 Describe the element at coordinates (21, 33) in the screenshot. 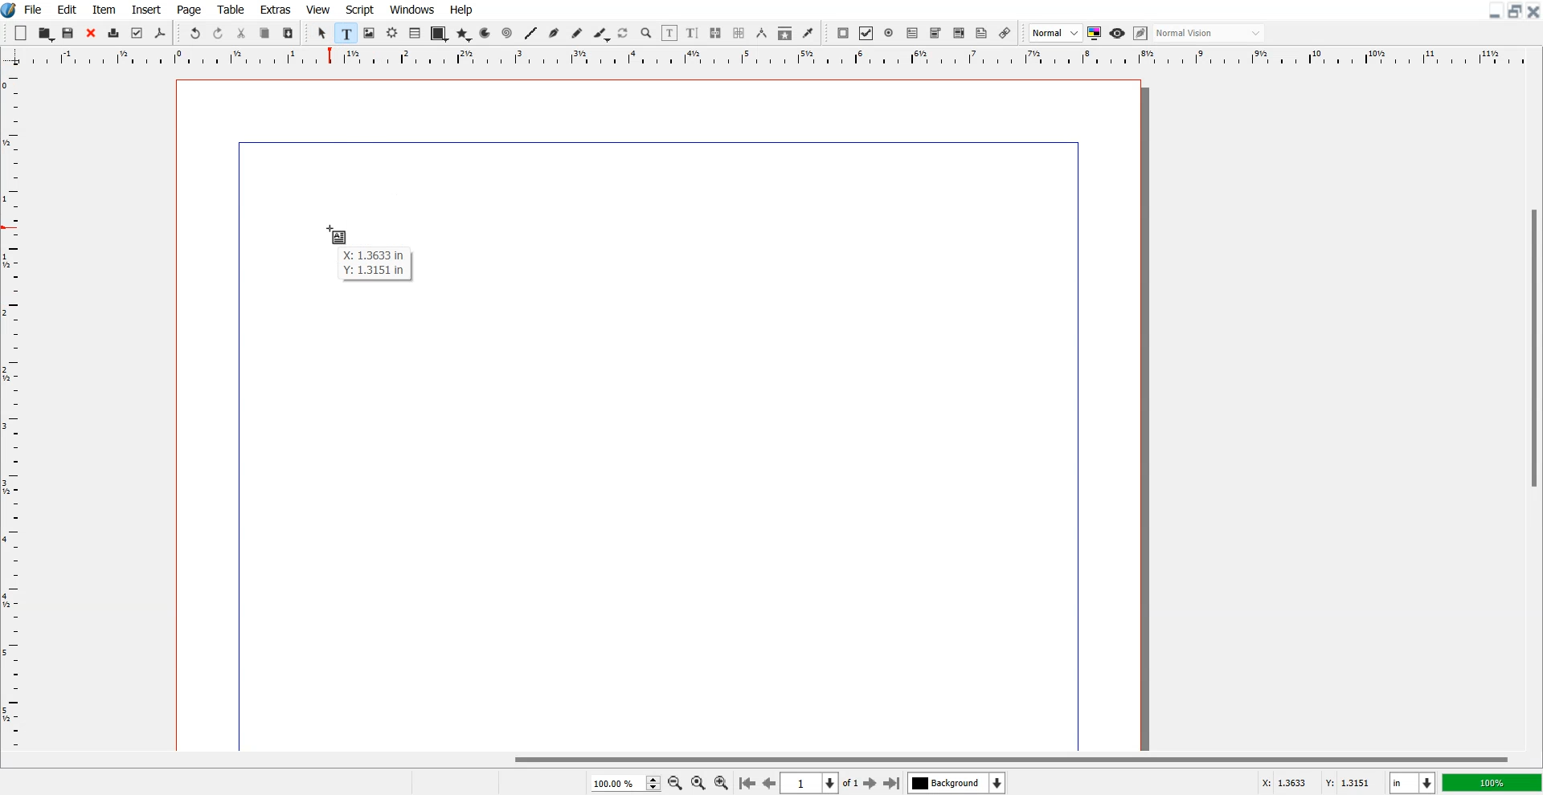

I see `New` at that location.